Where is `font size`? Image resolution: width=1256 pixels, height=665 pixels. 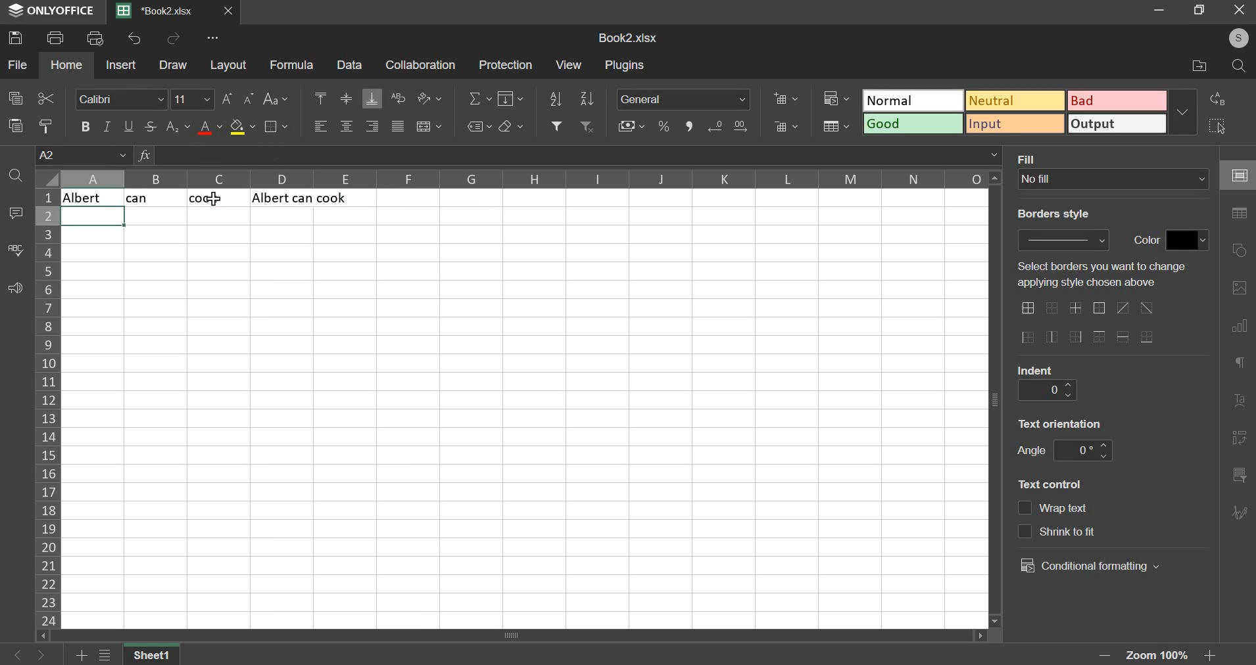
font size is located at coordinates (193, 99).